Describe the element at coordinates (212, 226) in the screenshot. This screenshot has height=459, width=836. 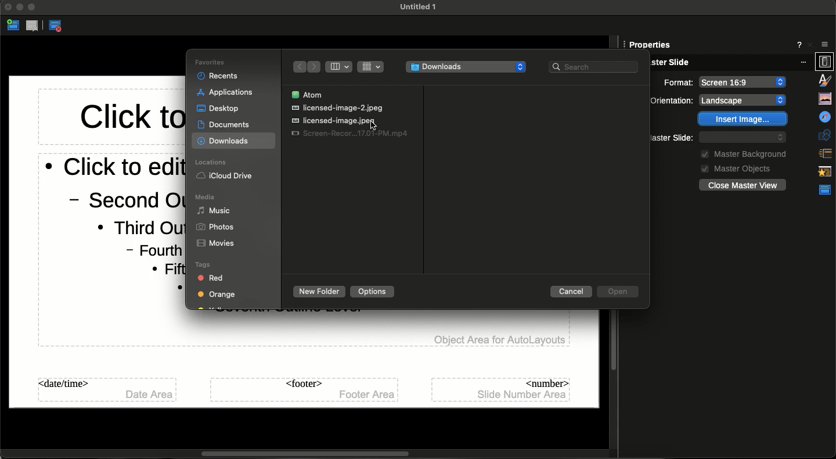
I see `Photos` at that location.